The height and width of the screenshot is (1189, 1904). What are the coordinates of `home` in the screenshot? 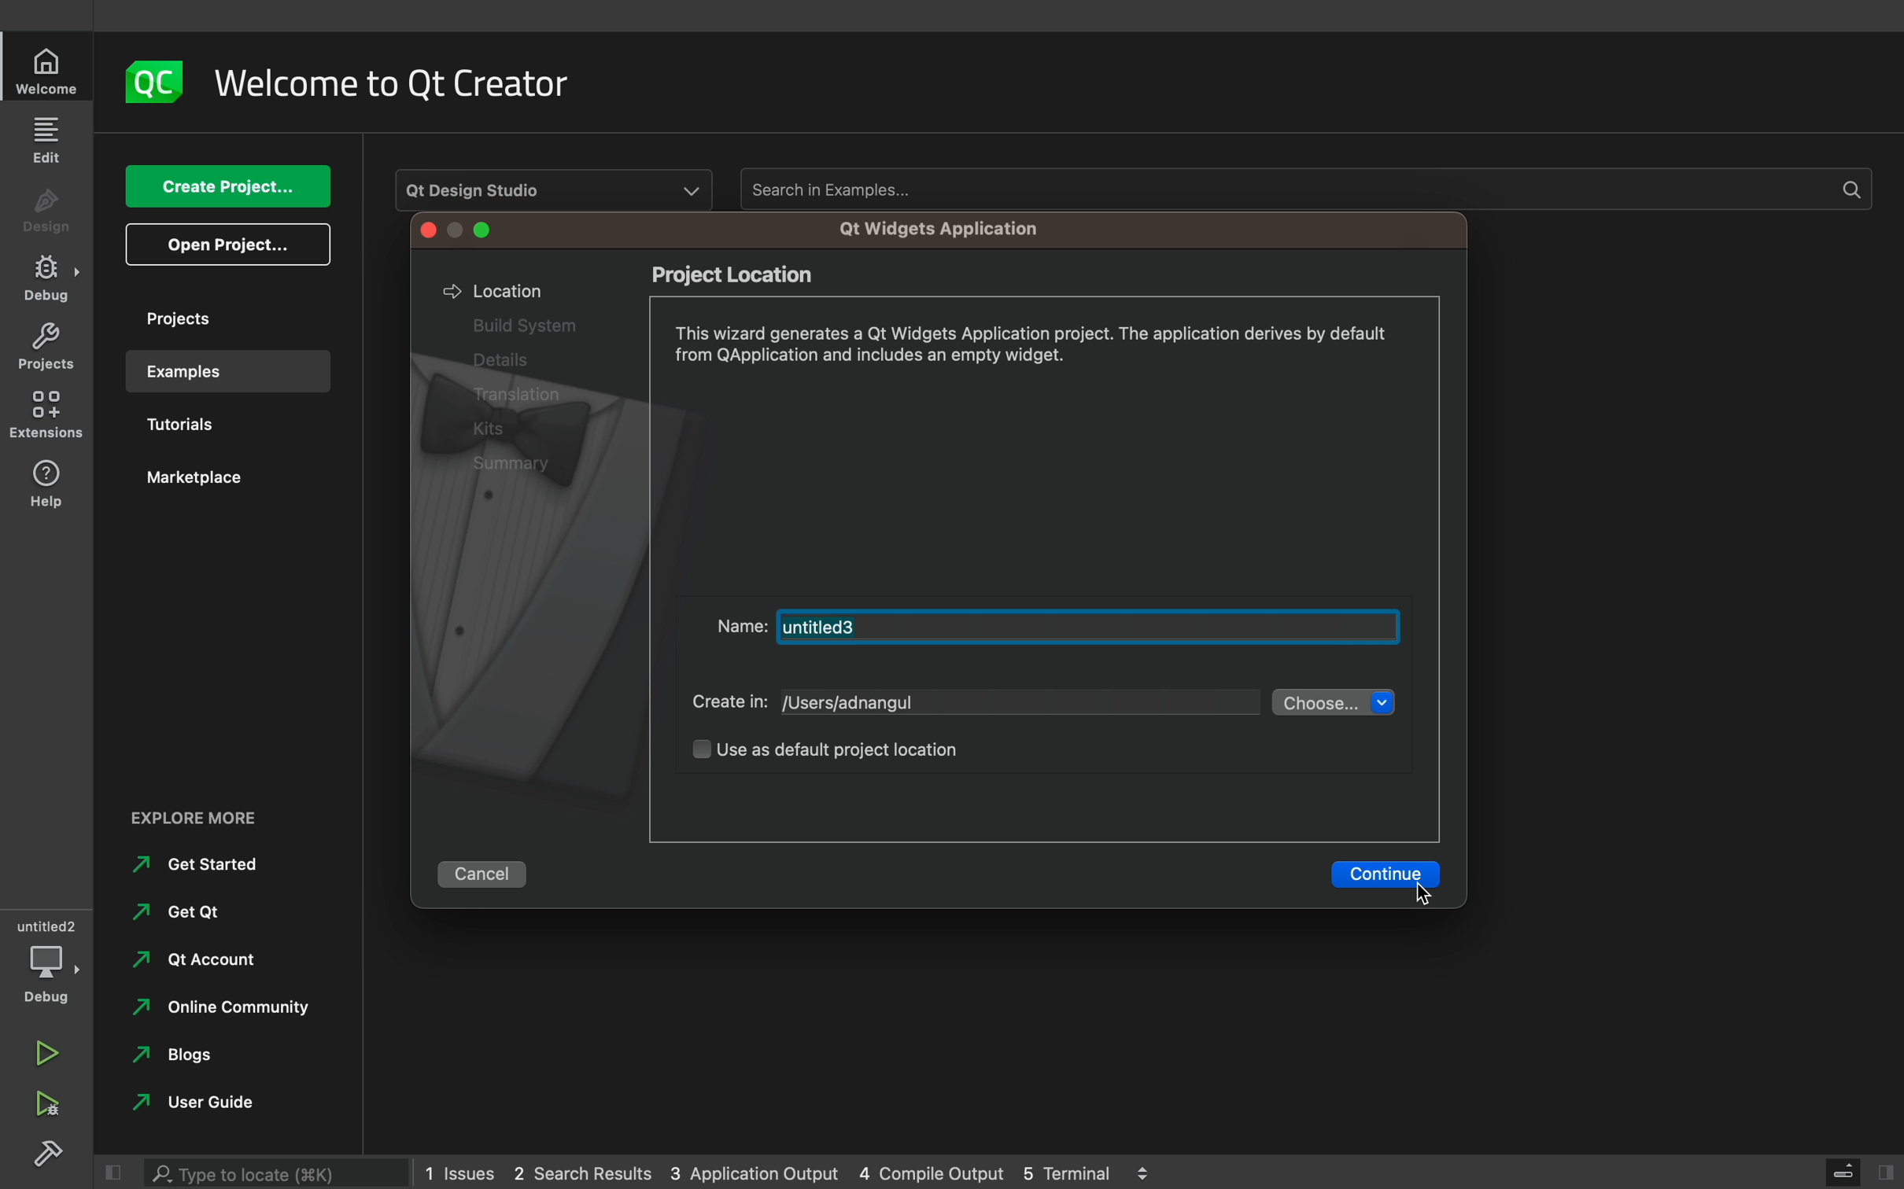 It's located at (50, 71).